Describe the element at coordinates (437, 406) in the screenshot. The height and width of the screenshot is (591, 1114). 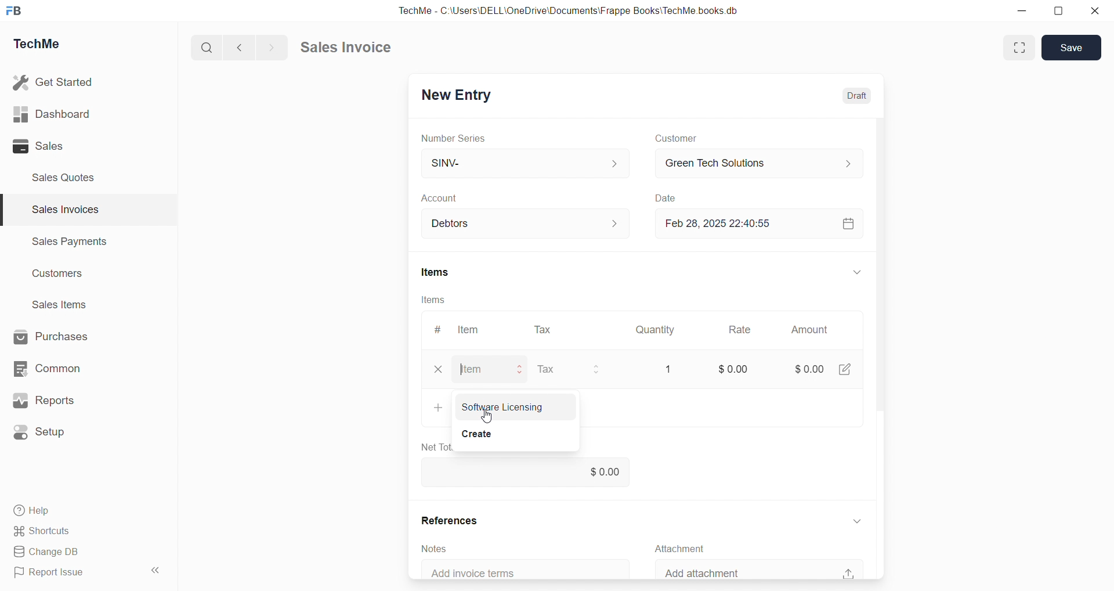
I see `Add row` at that location.